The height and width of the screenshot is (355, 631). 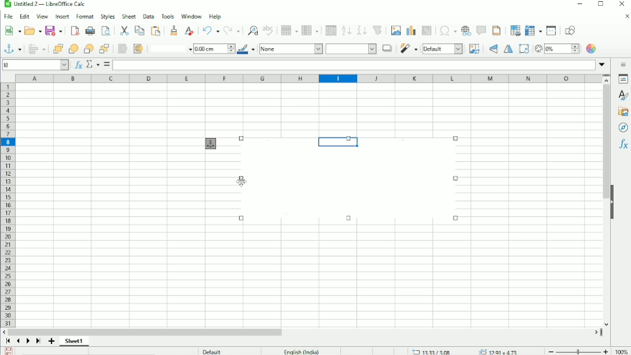 What do you see at coordinates (622, 112) in the screenshot?
I see `Gallery` at bounding box center [622, 112].